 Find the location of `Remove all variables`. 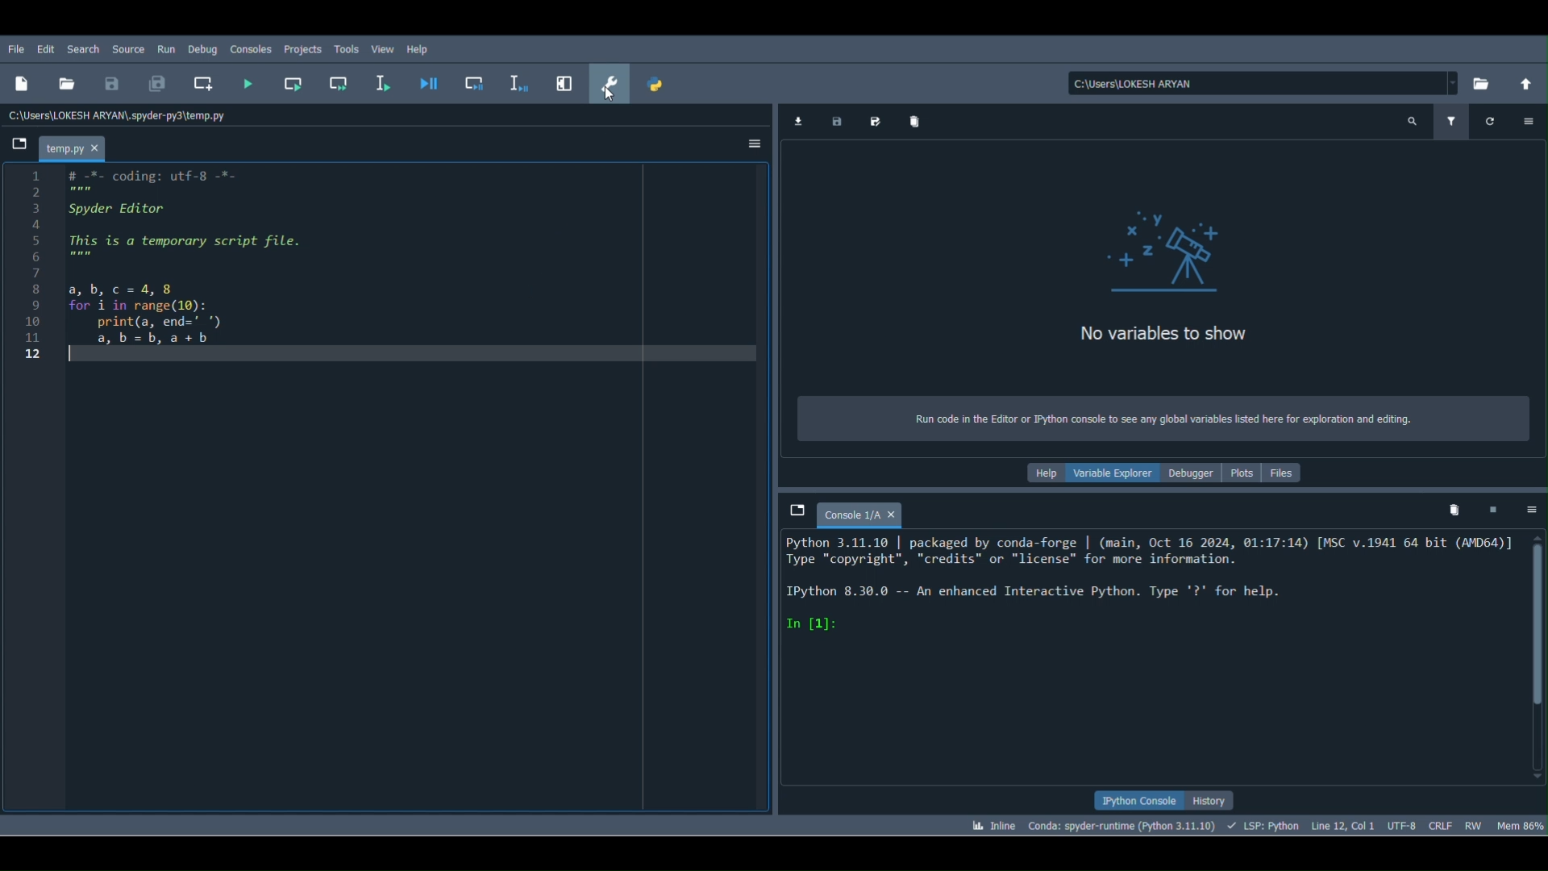

Remove all variables is located at coordinates (911, 119).